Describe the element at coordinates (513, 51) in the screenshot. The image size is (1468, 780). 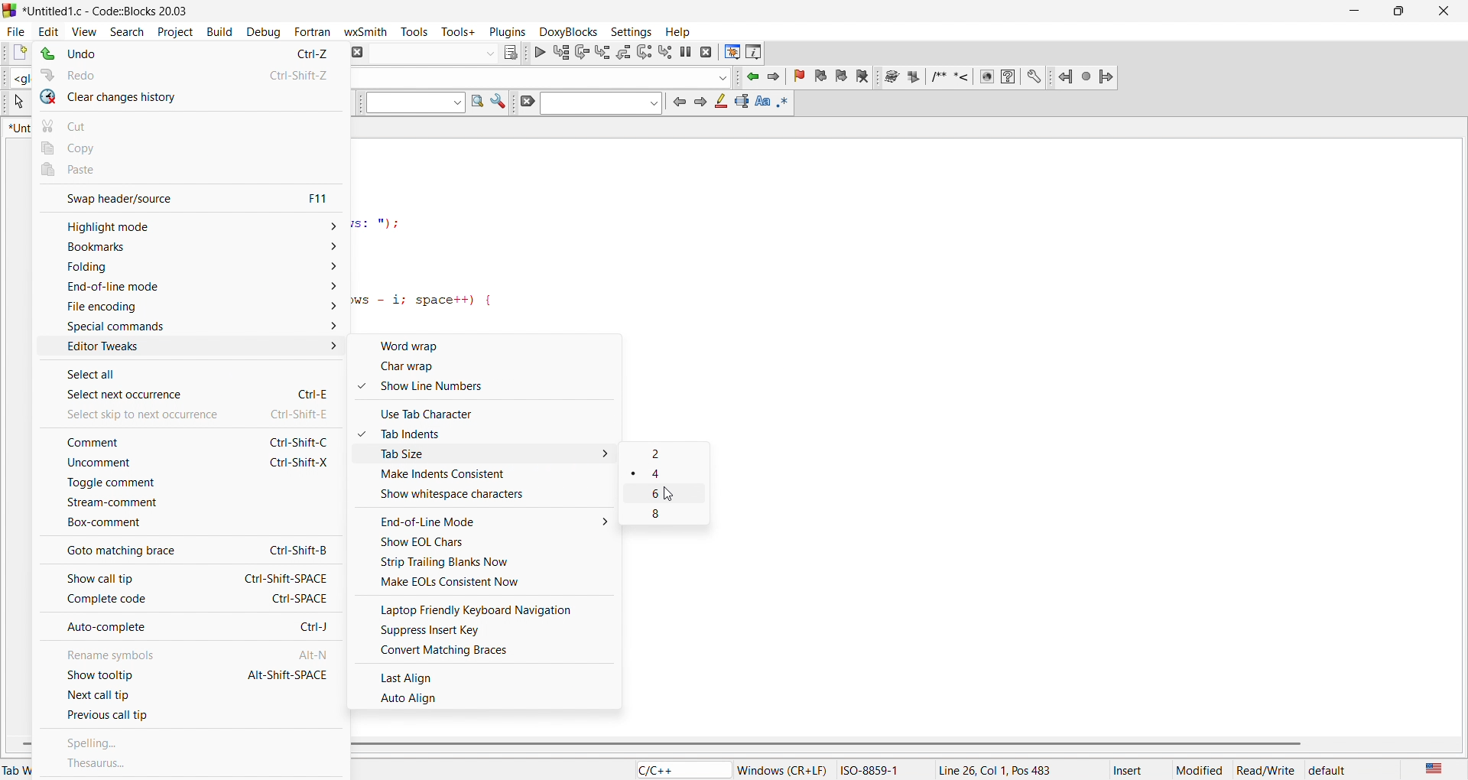
I see `icon` at that location.